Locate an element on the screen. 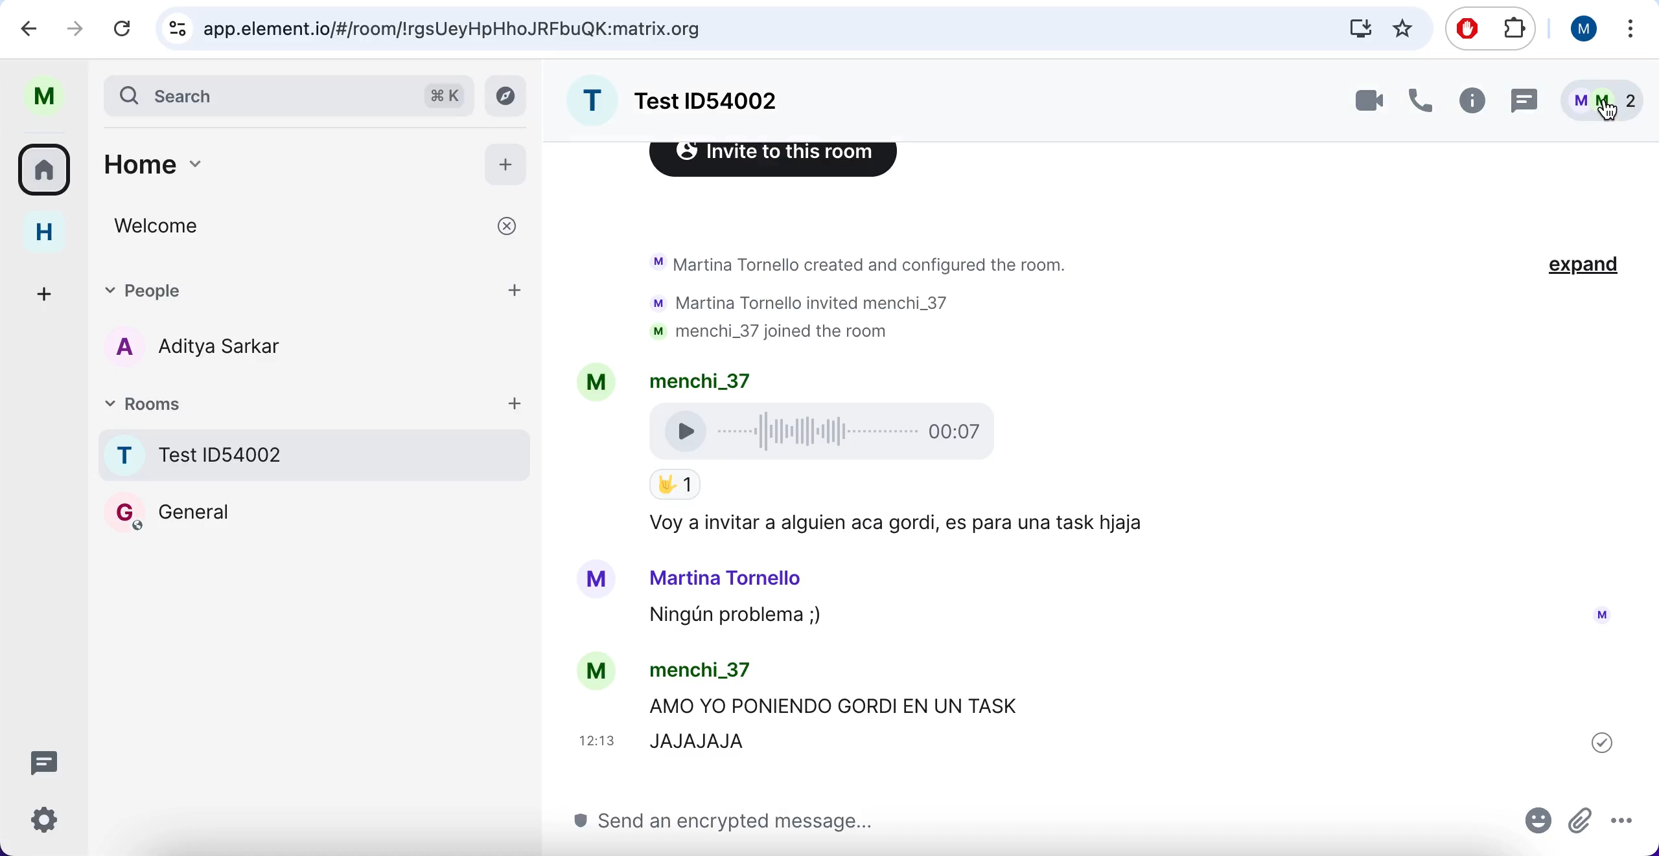  room name is located at coordinates (700, 99).